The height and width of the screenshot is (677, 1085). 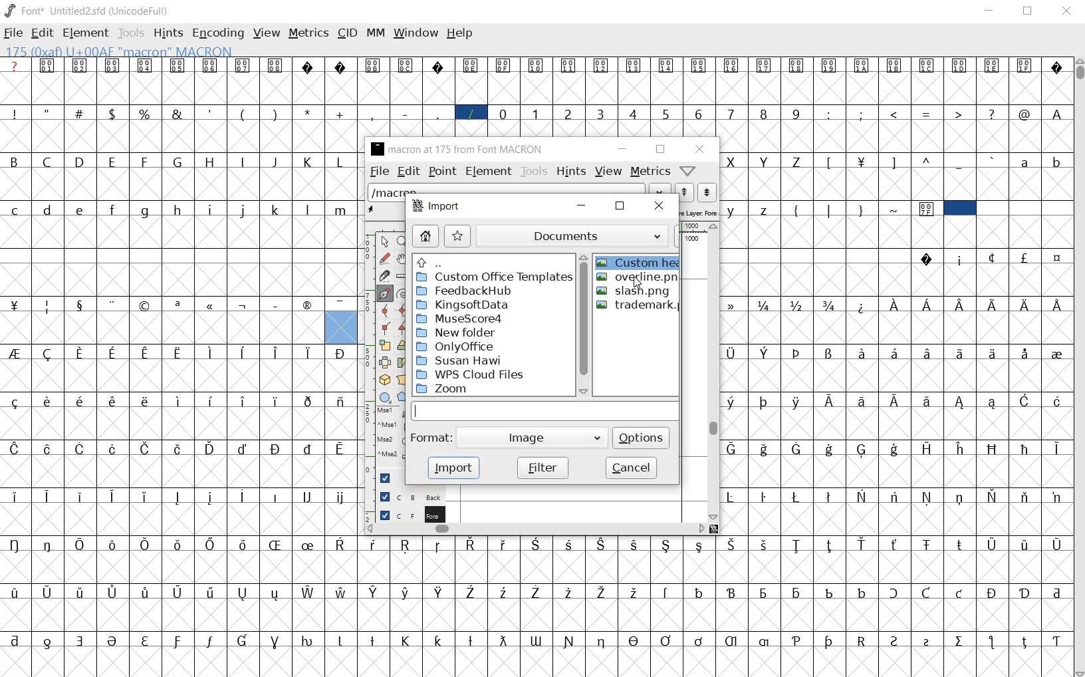 What do you see at coordinates (992, 354) in the screenshot?
I see `Symbol` at bounding box center [992, 354].